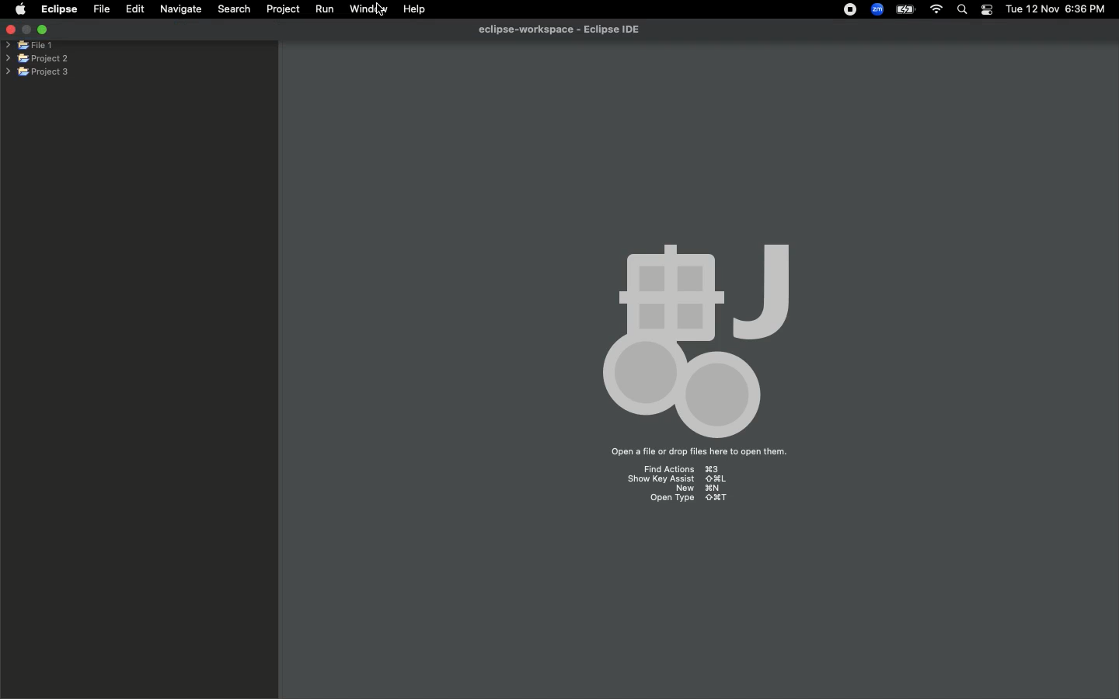  What do you see at coordinates (38, 57) in the screenshot?
I see `Projects` at bounding box center [38, 57].